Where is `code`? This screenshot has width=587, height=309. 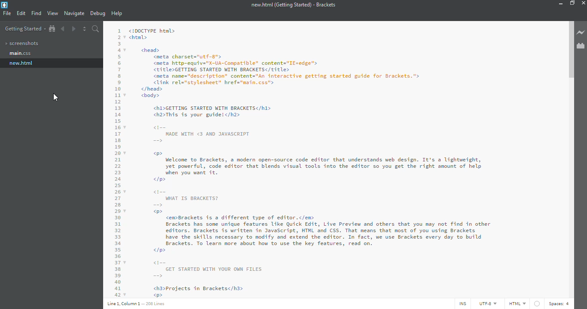
code is located at coordinates (336, 160).